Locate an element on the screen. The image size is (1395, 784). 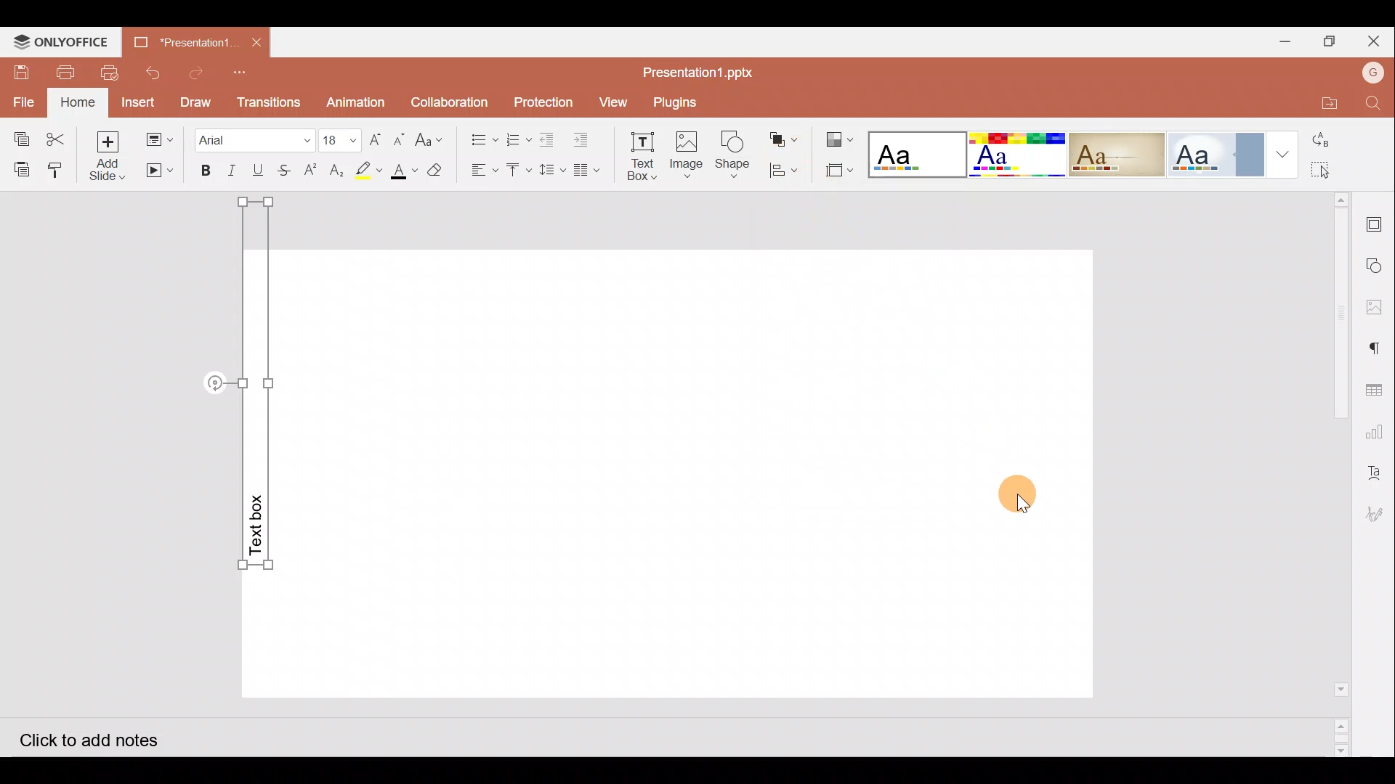
Align shape is located at coordinates (783, 168).